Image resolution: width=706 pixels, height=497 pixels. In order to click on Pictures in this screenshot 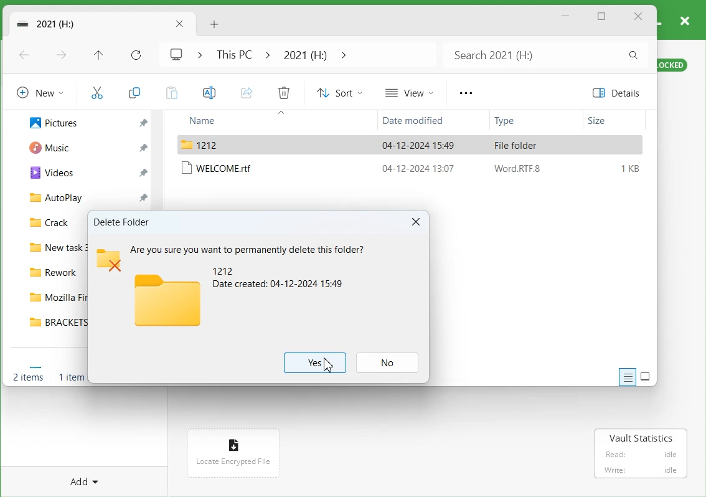, I will do `click(54, 123)`.